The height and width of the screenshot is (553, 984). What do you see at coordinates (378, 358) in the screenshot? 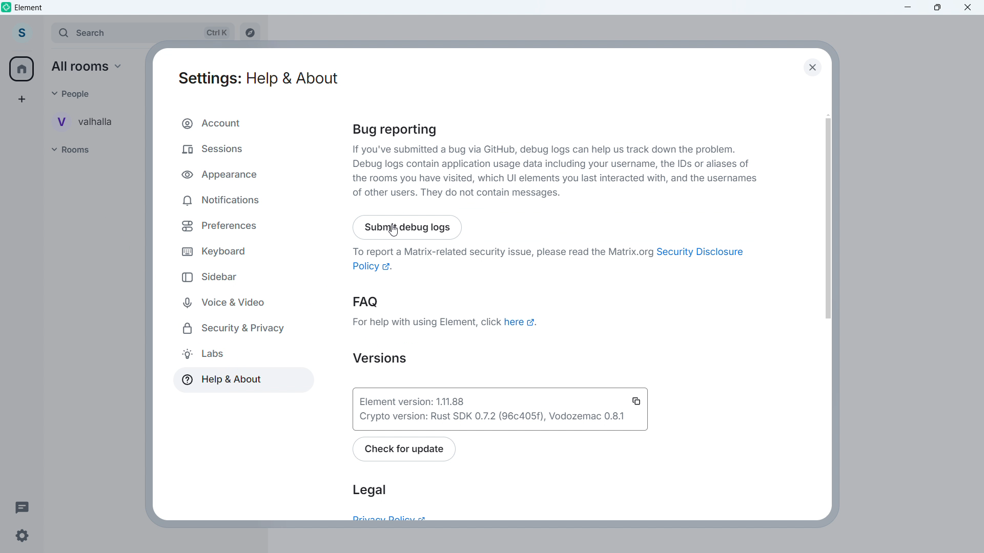
I see `Versions ` at bounding box center [378, 358].